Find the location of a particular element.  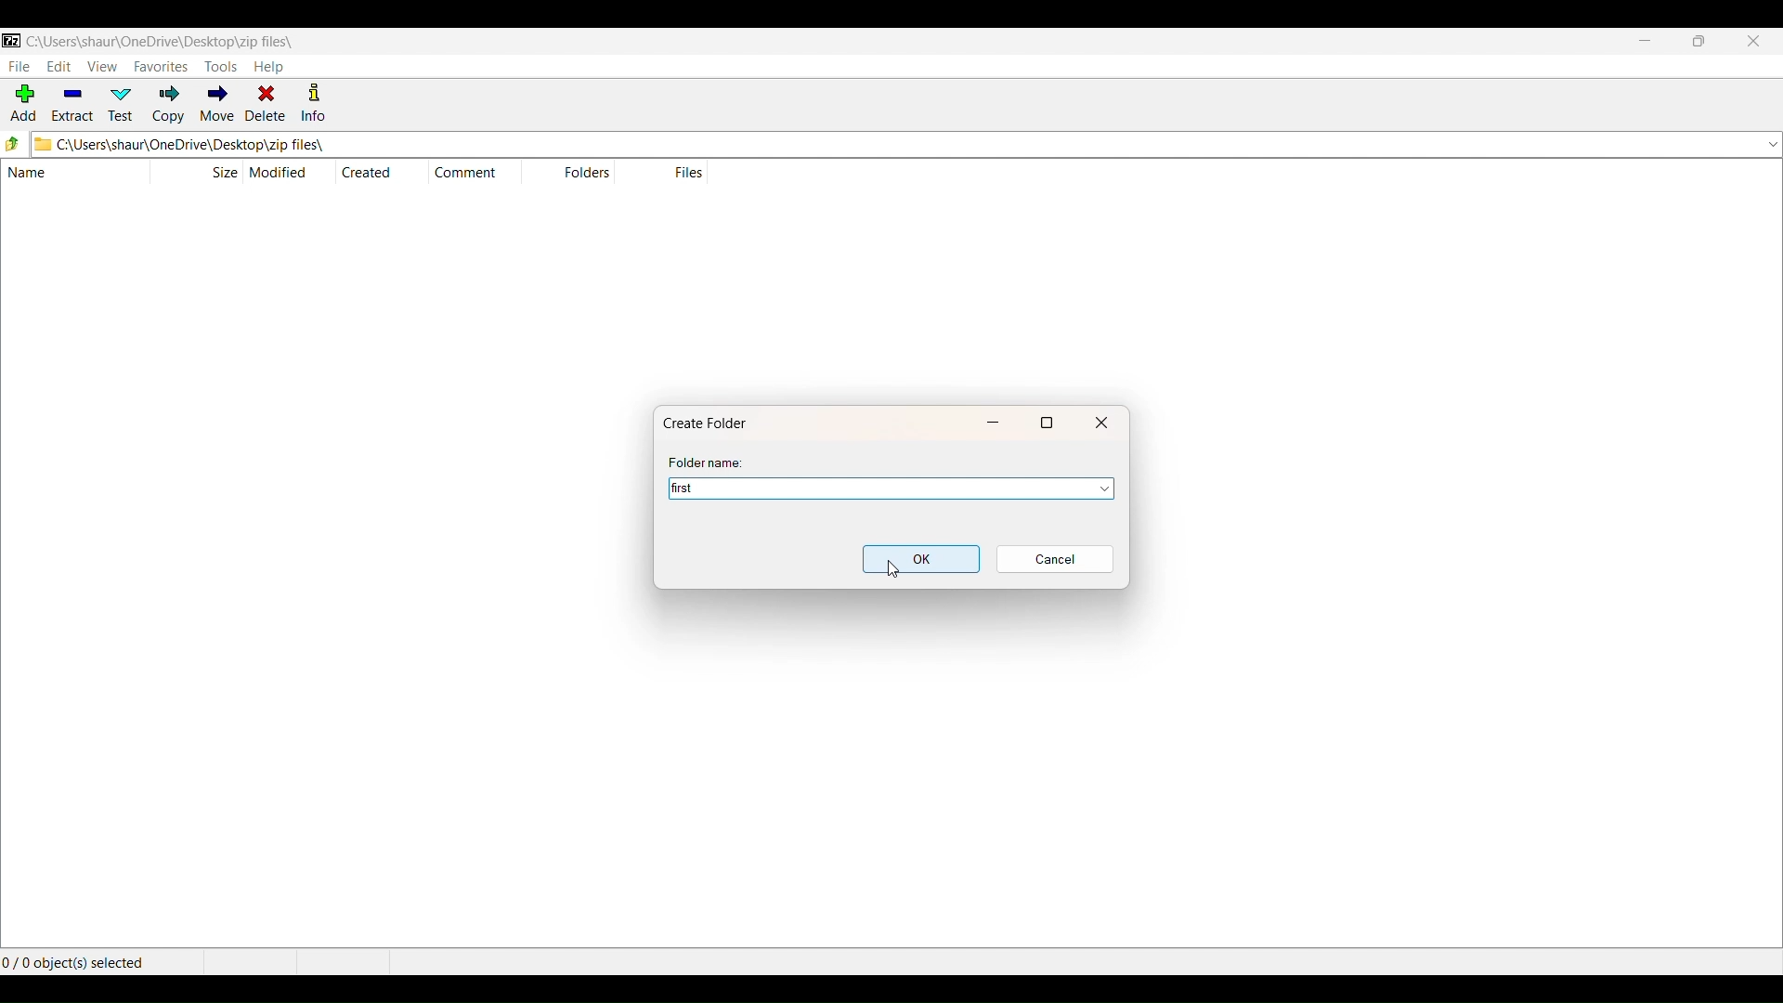

SIZE is located at coordinates (224, 171).